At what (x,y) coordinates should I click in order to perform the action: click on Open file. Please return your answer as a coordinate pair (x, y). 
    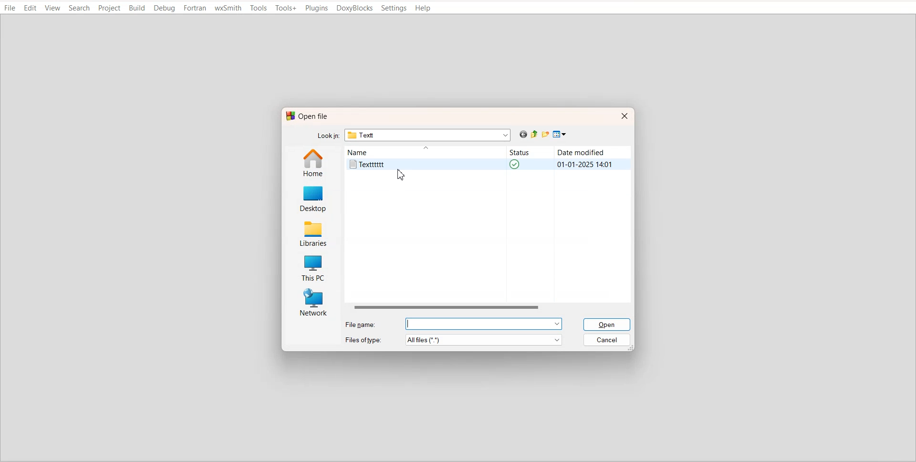
    Looking at the image, I should click on (310, 115).